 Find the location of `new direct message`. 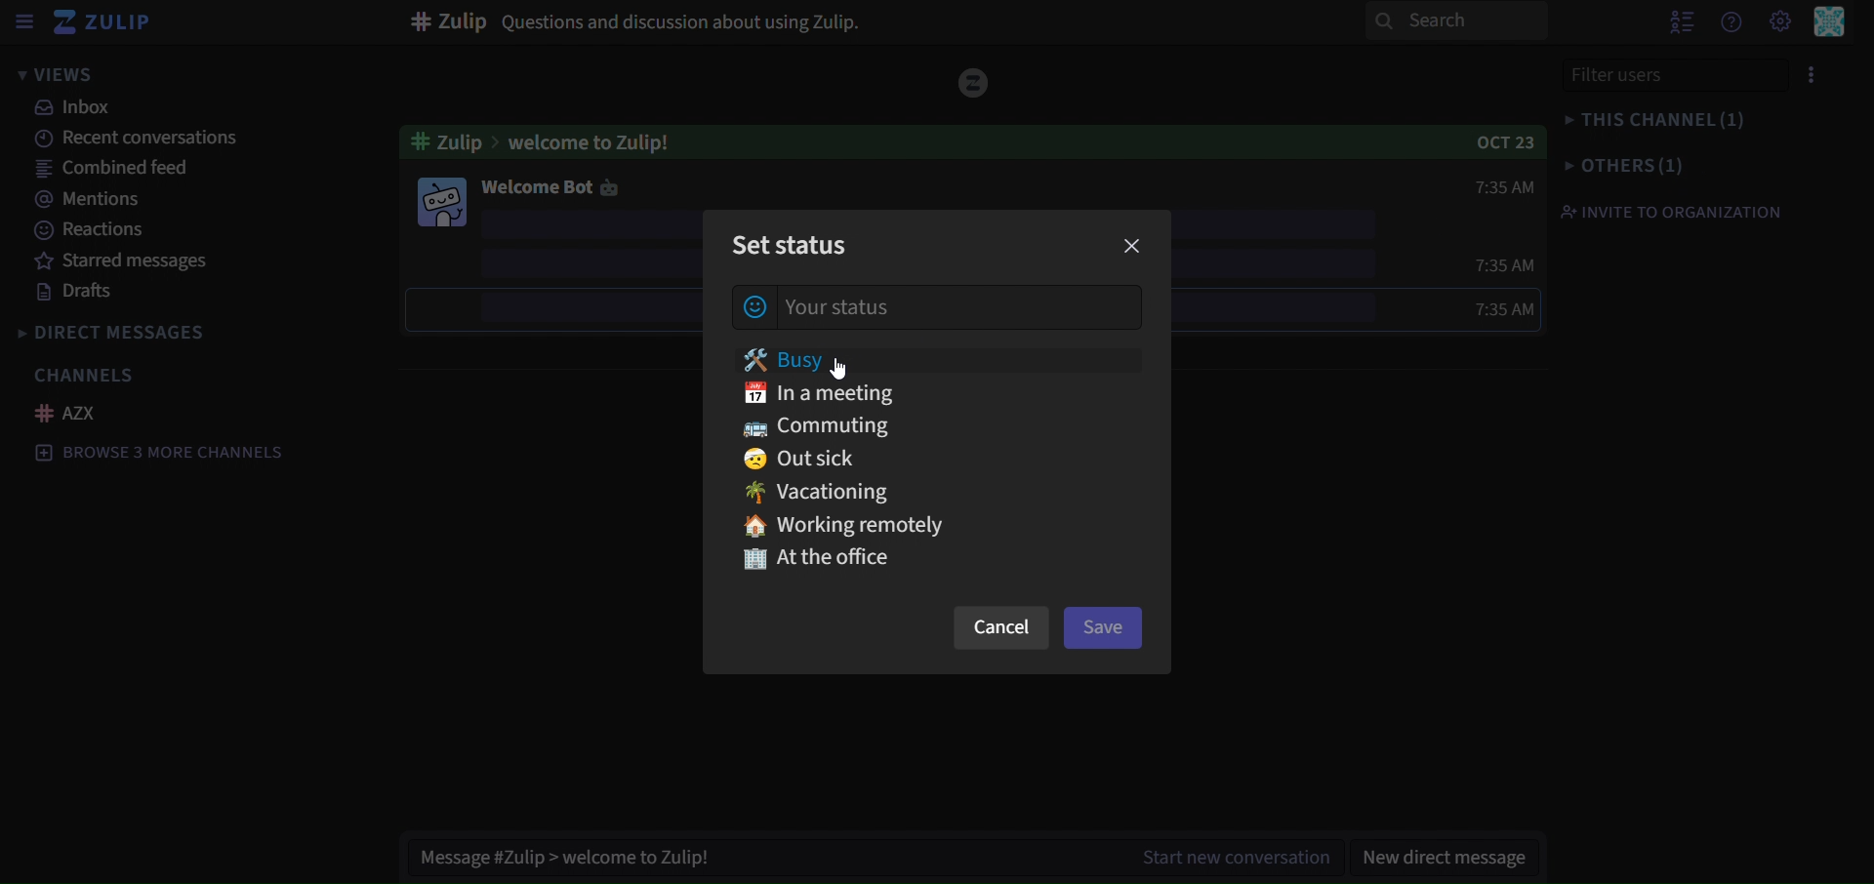

new direct message is located at coordinates (1451, 846).